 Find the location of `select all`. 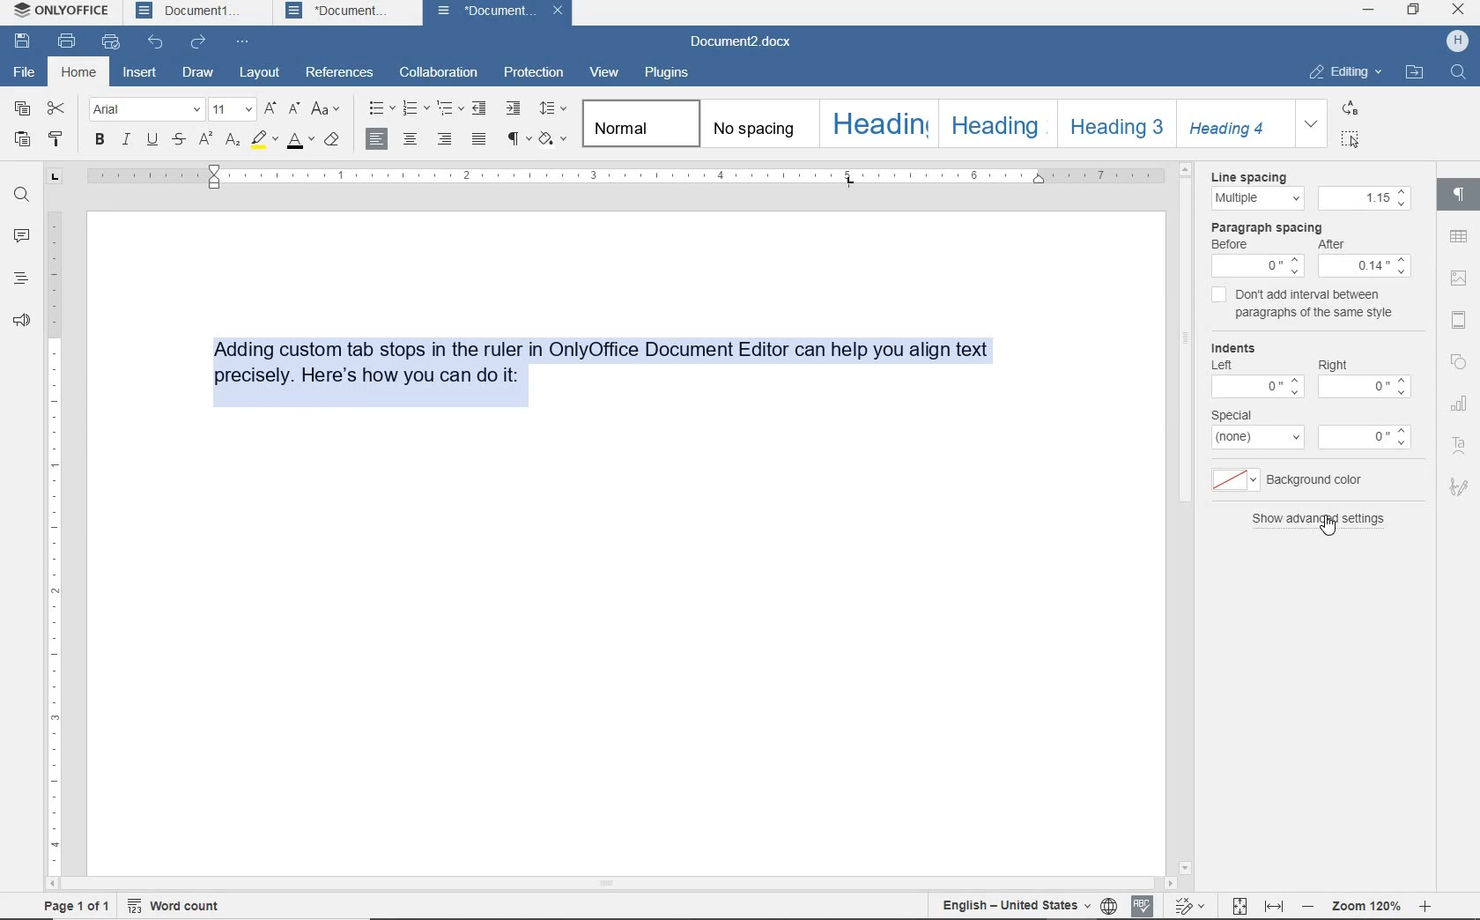

select all is located at coordinates (1352, 139).